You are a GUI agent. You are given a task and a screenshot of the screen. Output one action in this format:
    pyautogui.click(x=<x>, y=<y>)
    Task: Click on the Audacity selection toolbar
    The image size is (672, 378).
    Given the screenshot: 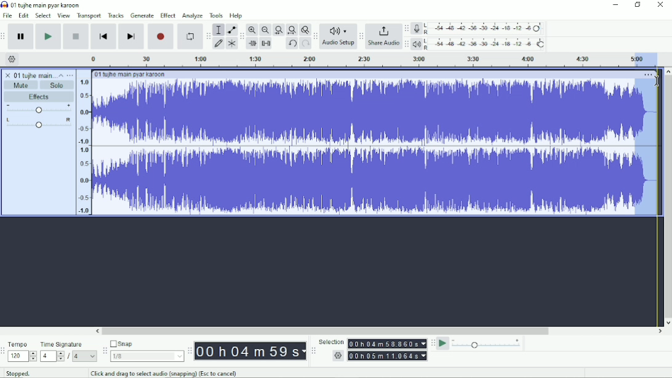 What is the action you would take?
    pyautogui.click(x=313, y=350)
    